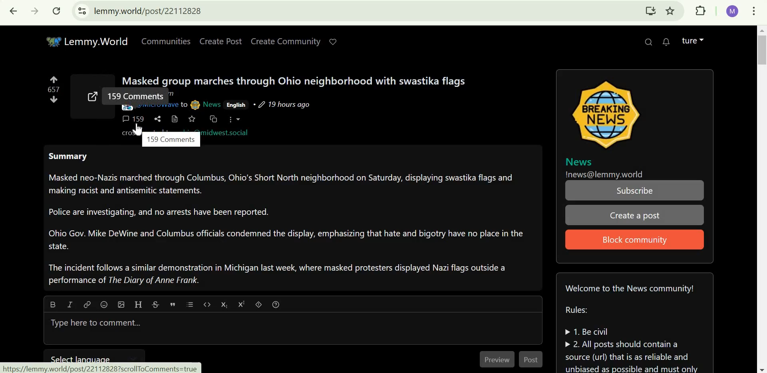  I want to click on cursor, so click(138, 130).